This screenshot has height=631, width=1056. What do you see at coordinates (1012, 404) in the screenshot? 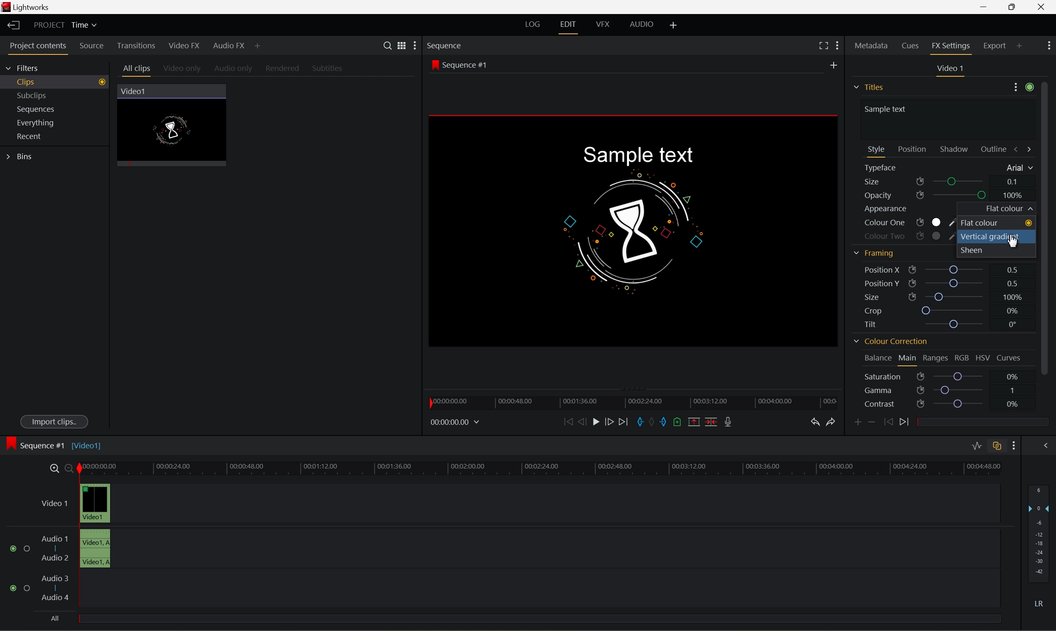
I see `0%` at bounding box center [1012, 404].